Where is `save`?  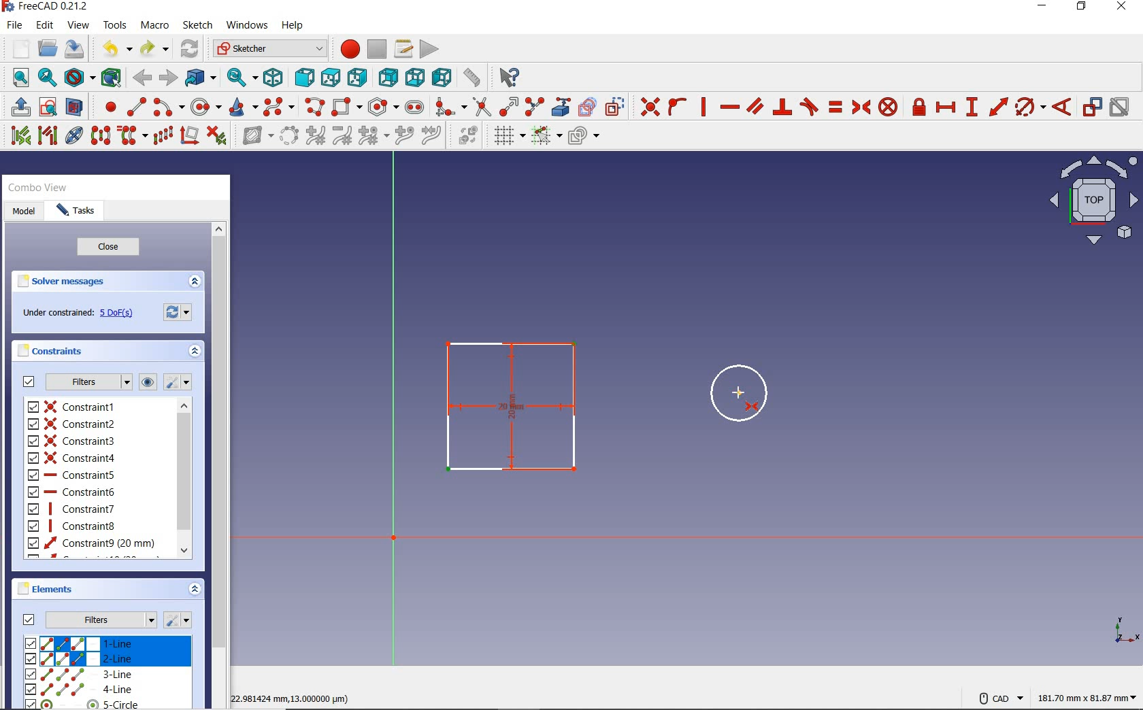 save is located at coordinates (76, 49).